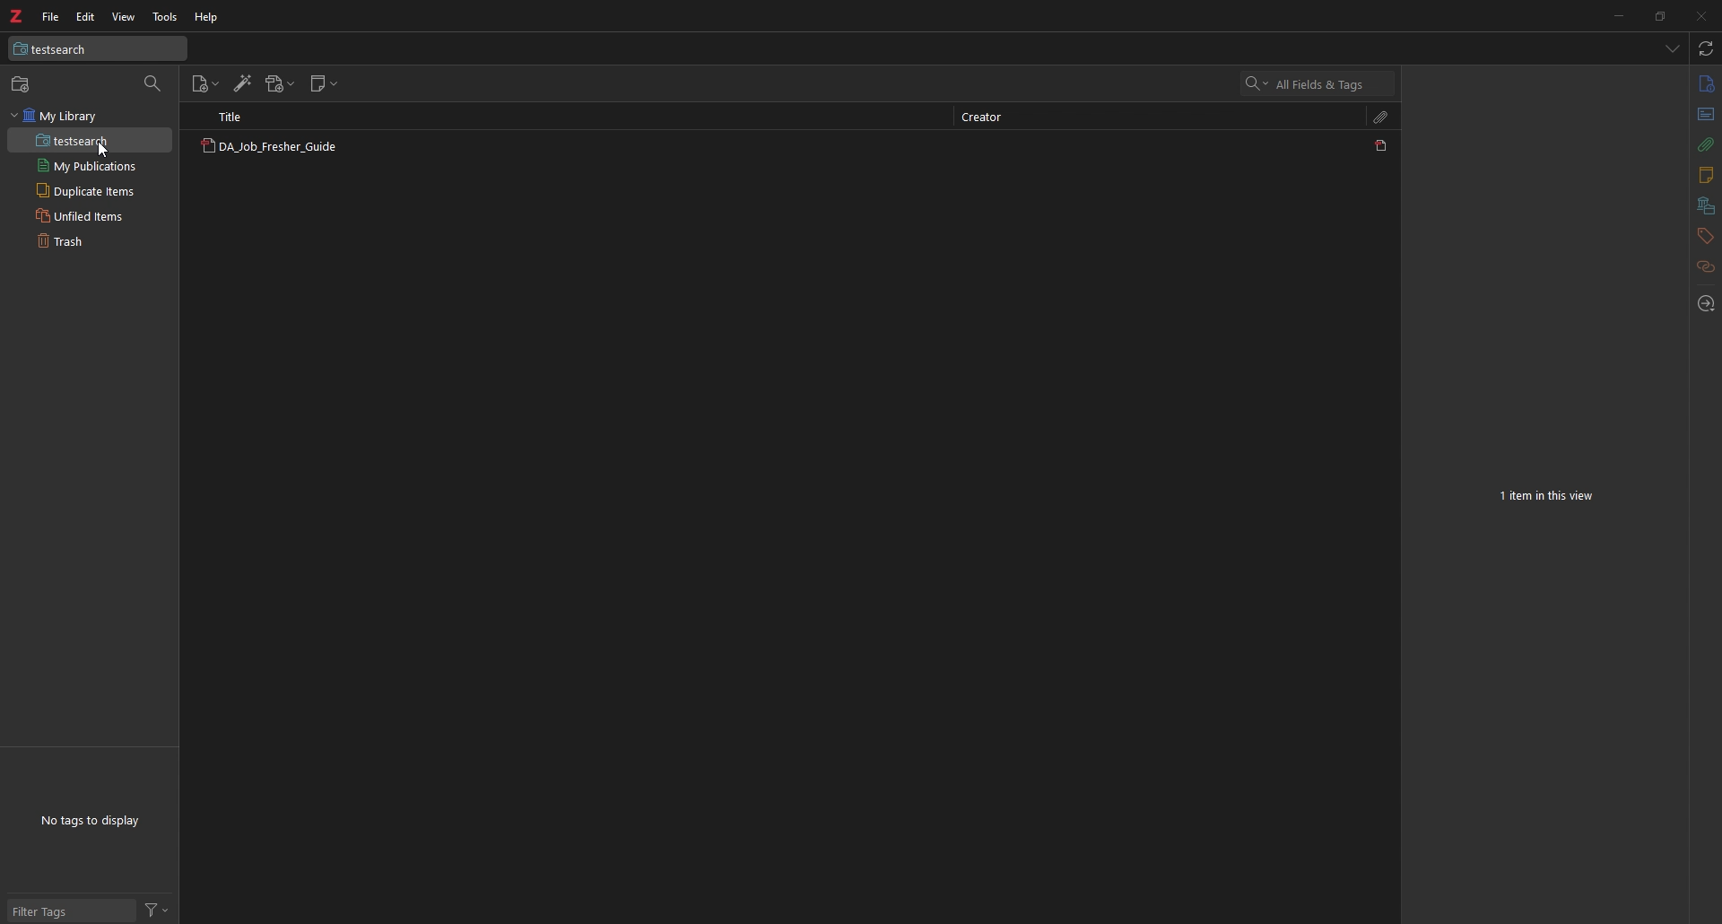  What do you see at coordinates (154, 84) in the screenshot?
I see `filter items` at bounding box center [154, 84].